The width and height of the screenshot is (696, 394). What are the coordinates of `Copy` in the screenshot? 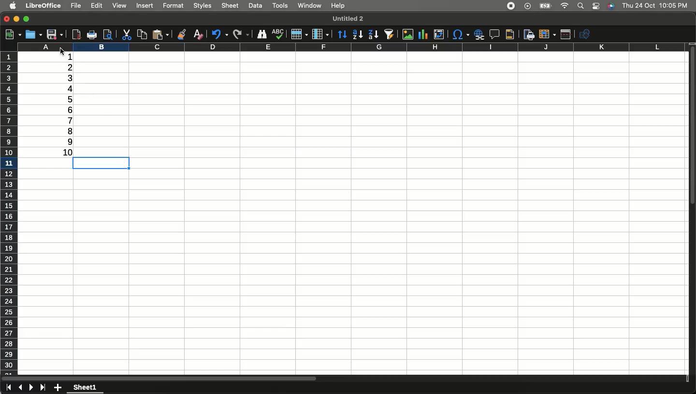 It's located at (141, 34).